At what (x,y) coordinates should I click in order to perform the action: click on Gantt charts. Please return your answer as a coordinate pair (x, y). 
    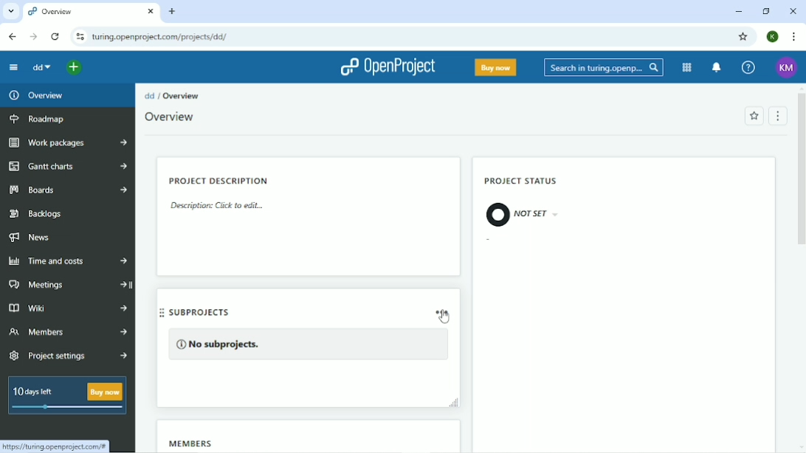
    Looking at the image, I should click on (67, 166).